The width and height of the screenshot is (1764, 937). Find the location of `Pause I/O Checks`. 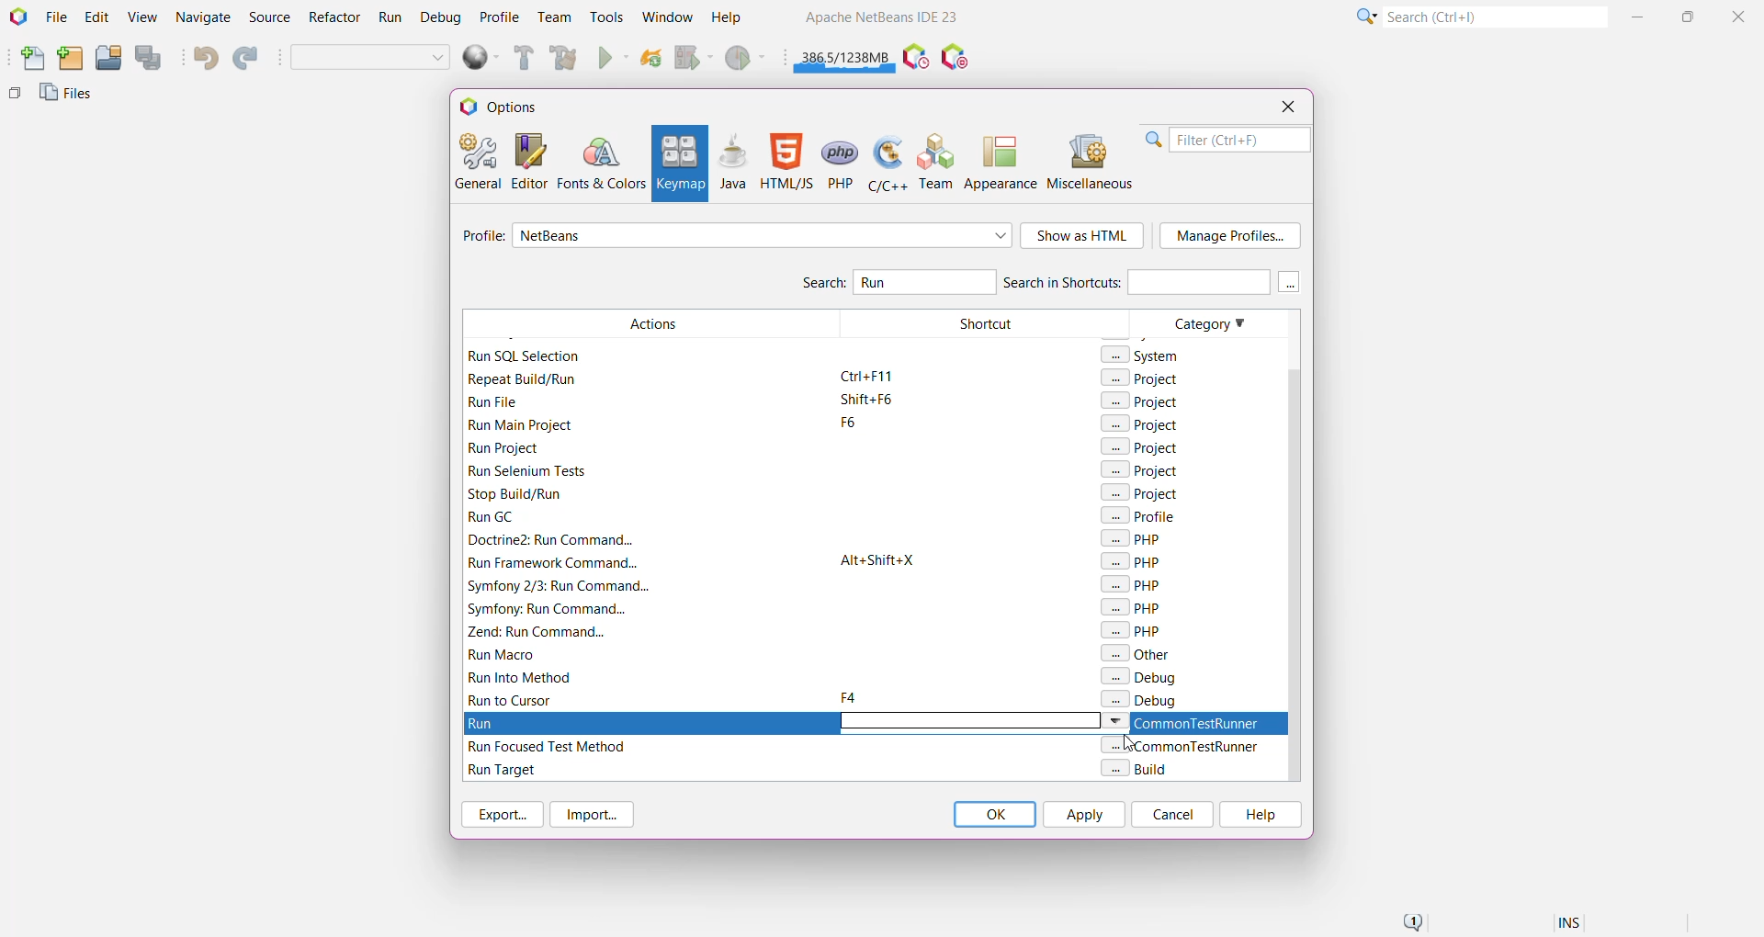

Pause I/O Checks is located at coordinates (956, 58).